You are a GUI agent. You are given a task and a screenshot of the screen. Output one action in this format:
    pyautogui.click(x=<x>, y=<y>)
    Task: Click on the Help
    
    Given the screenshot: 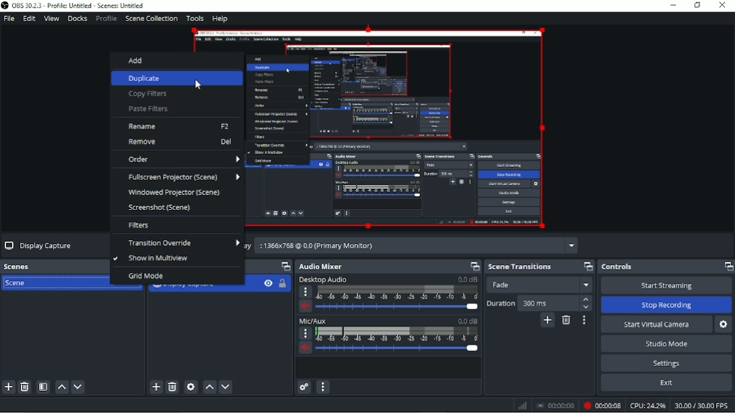 What is the action you would take?
    pyautogui.click(x=221, y=19)
    